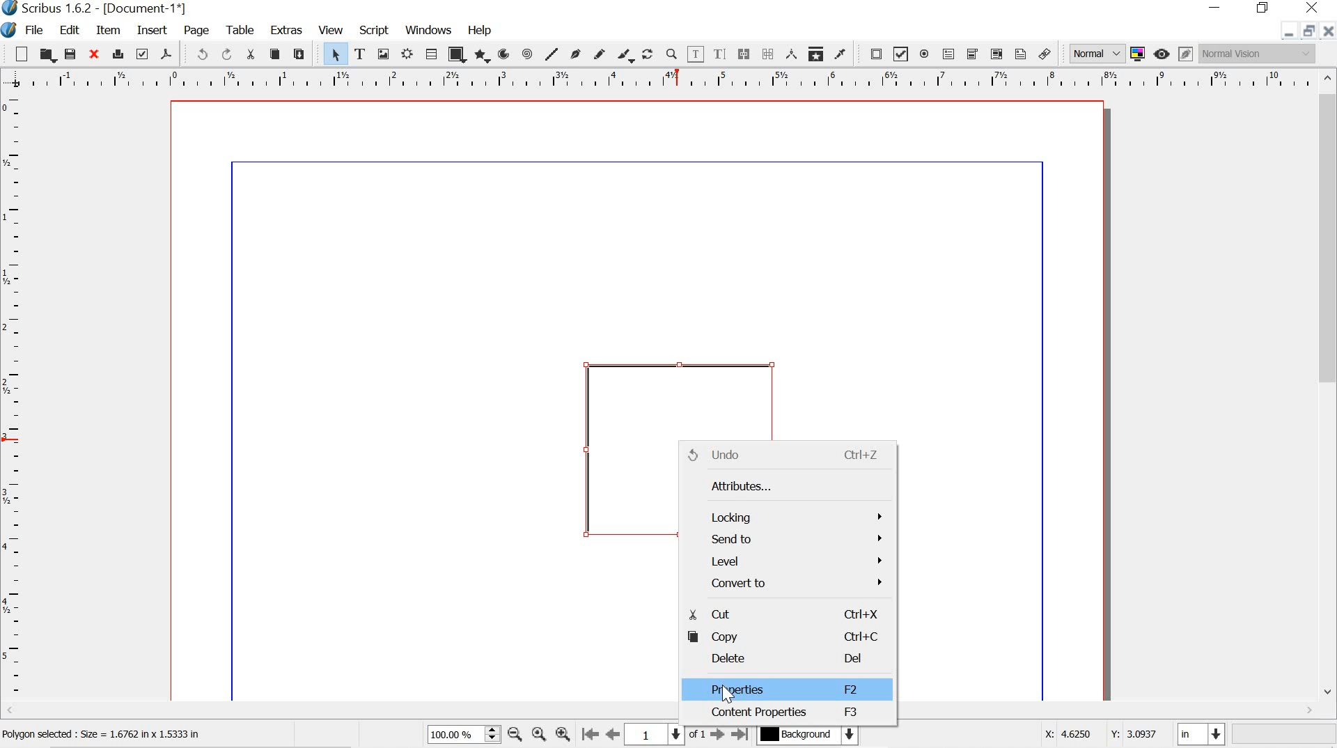 The image size is (1337, 748). What do you see at coordinates (1217, 6) in the screenshot?
I see `MINIMIZE` at bounding box center [1217, 6].